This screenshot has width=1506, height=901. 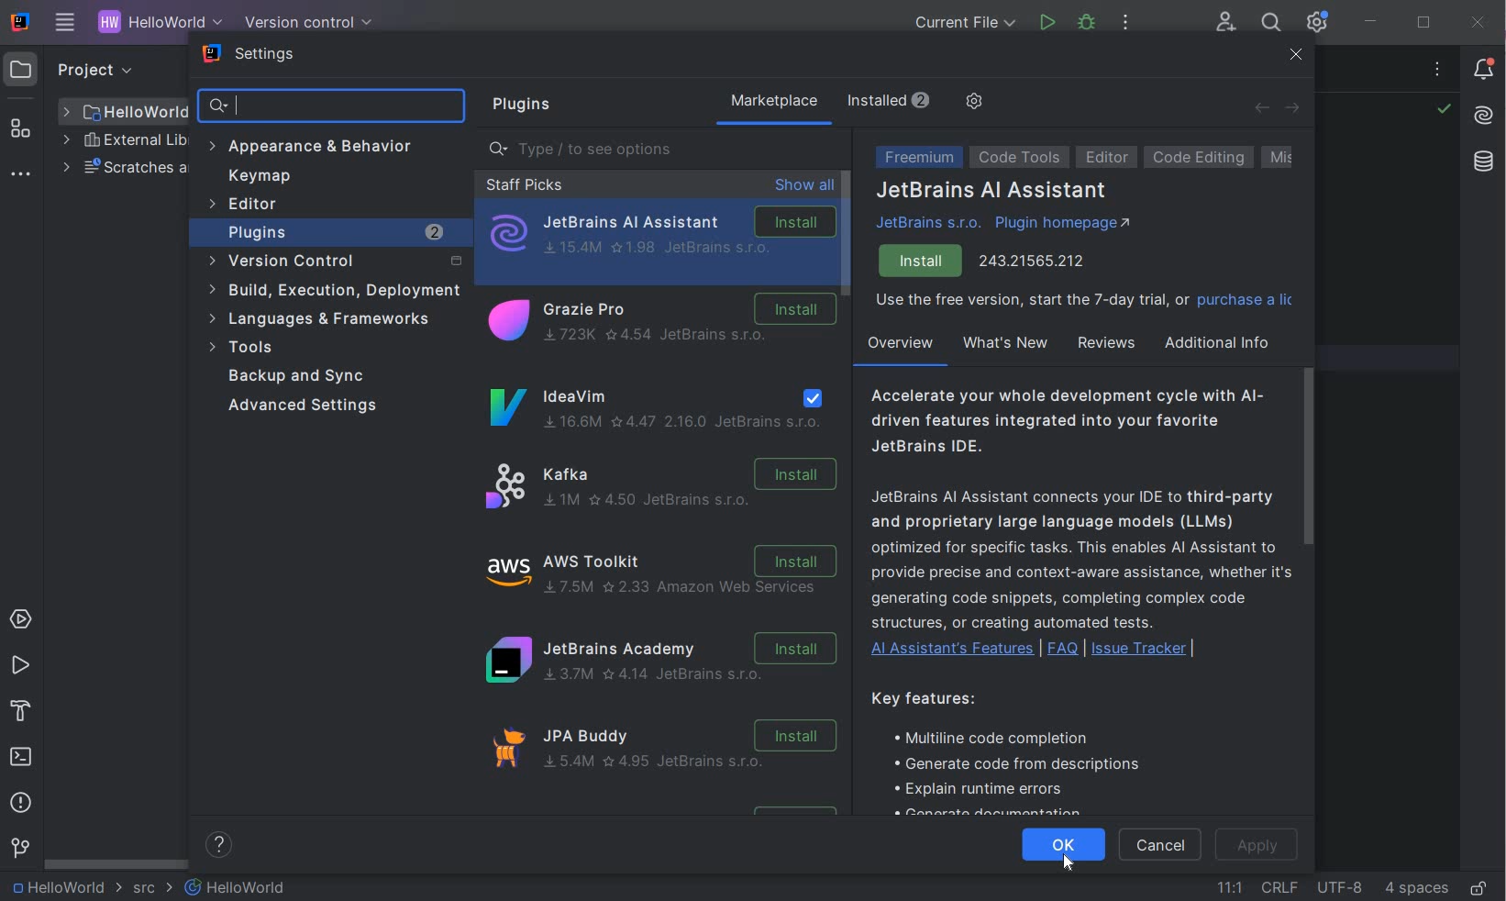 I want to click on GO TO LINE, so click(x=1230, y=884).